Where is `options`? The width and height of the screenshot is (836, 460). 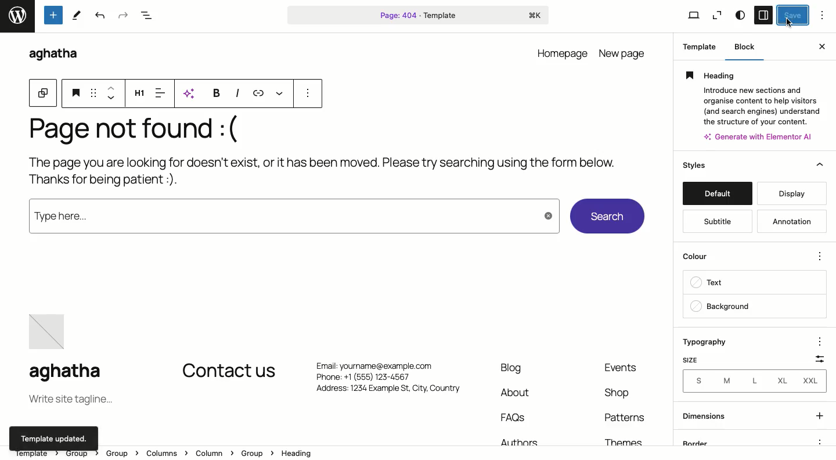
options is located at coordinates (308, 94).